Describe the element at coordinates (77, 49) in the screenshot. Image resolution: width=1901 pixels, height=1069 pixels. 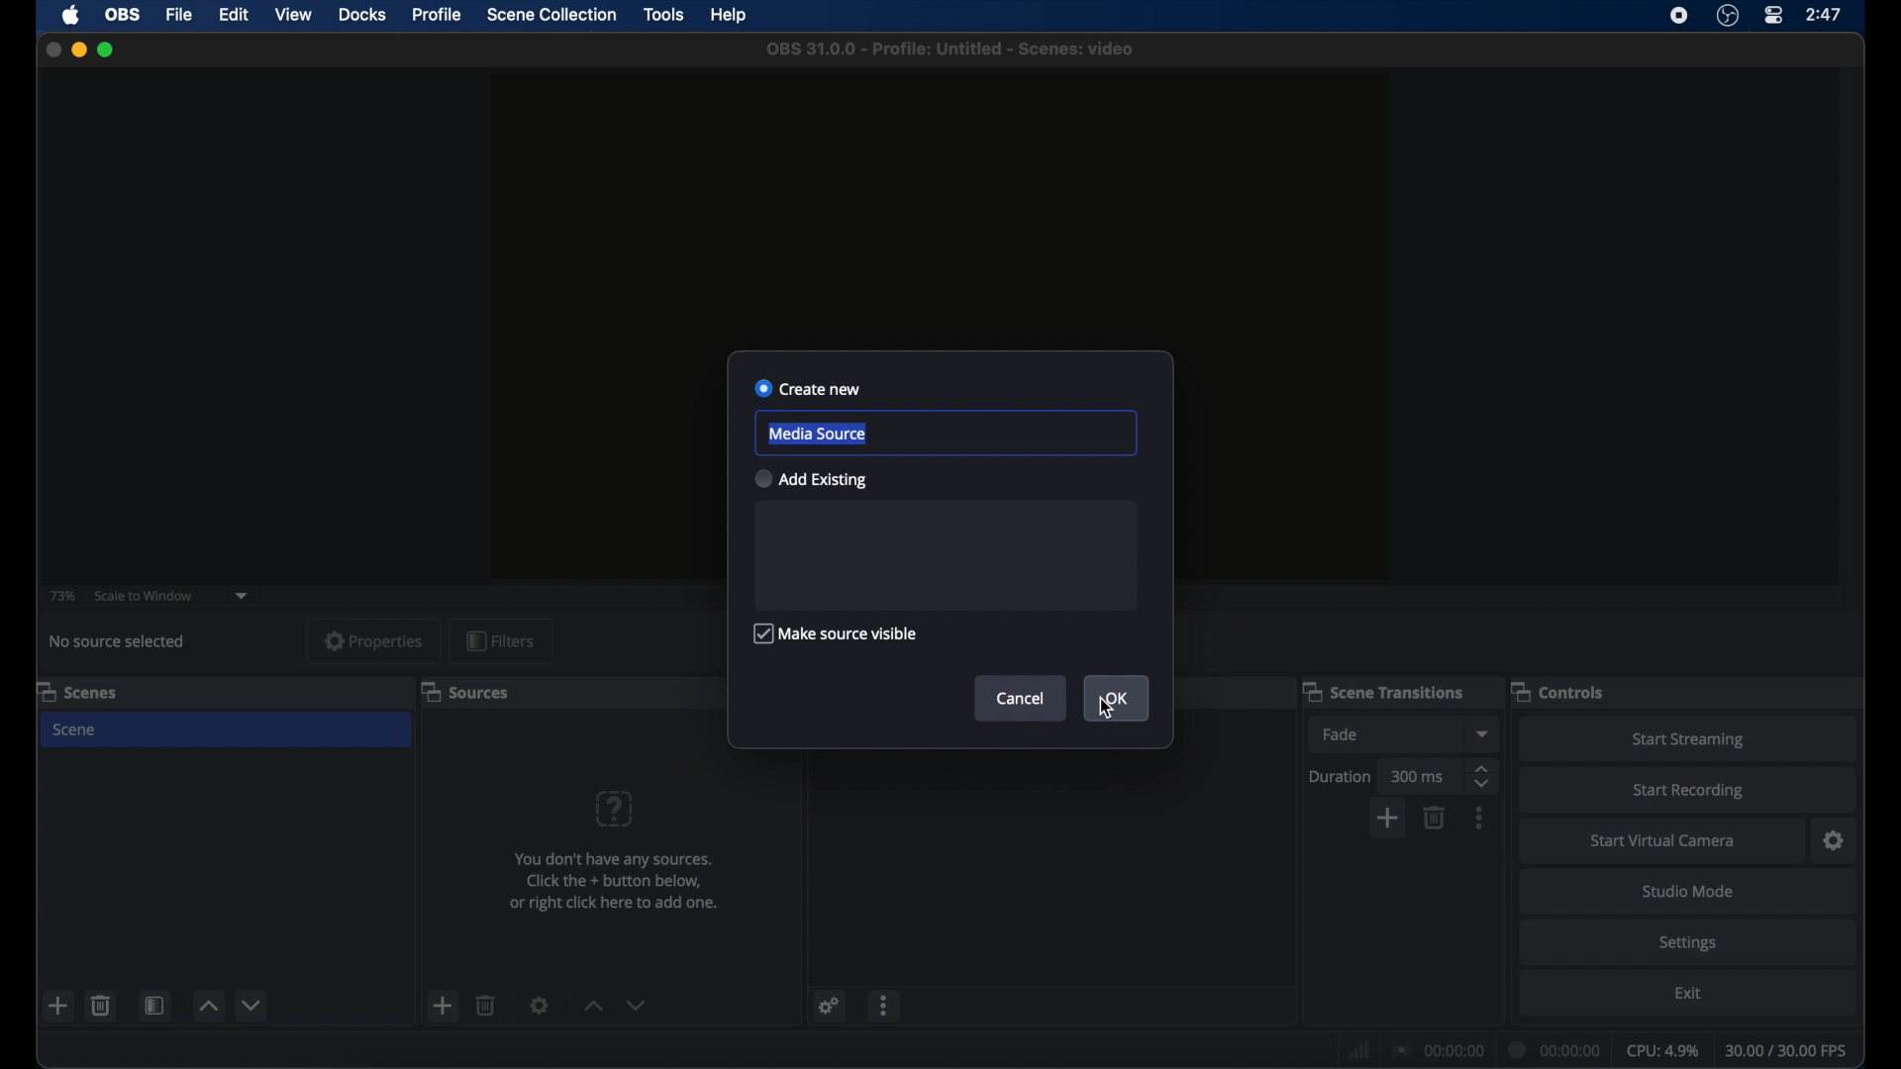
I see `minimize` at that location.